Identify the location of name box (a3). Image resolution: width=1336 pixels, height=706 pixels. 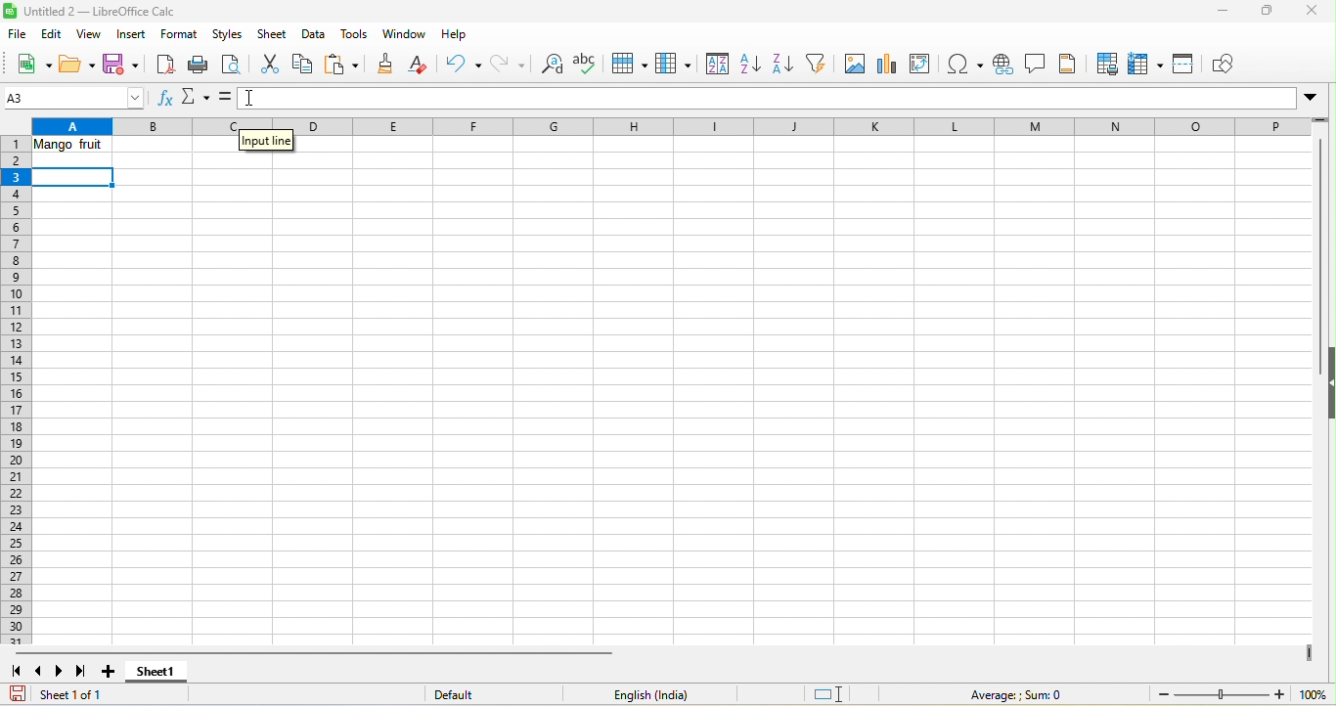
(75, 98).